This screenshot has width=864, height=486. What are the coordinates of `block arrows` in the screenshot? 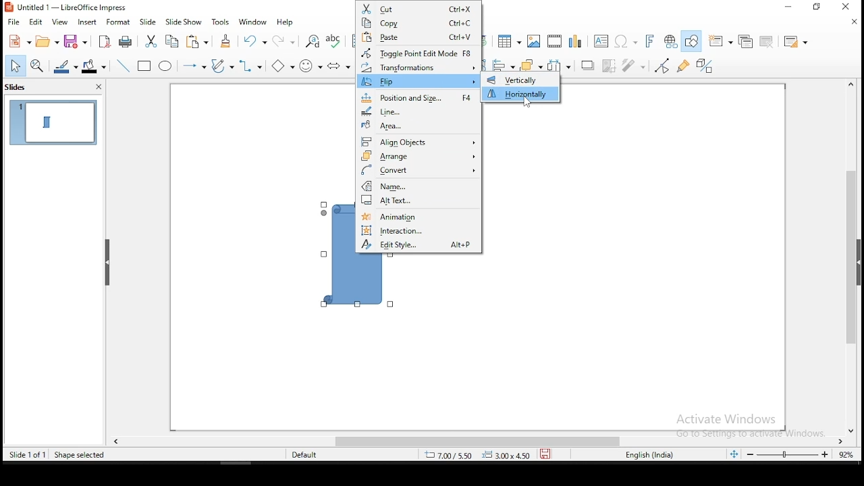 It's located at (337, 66).